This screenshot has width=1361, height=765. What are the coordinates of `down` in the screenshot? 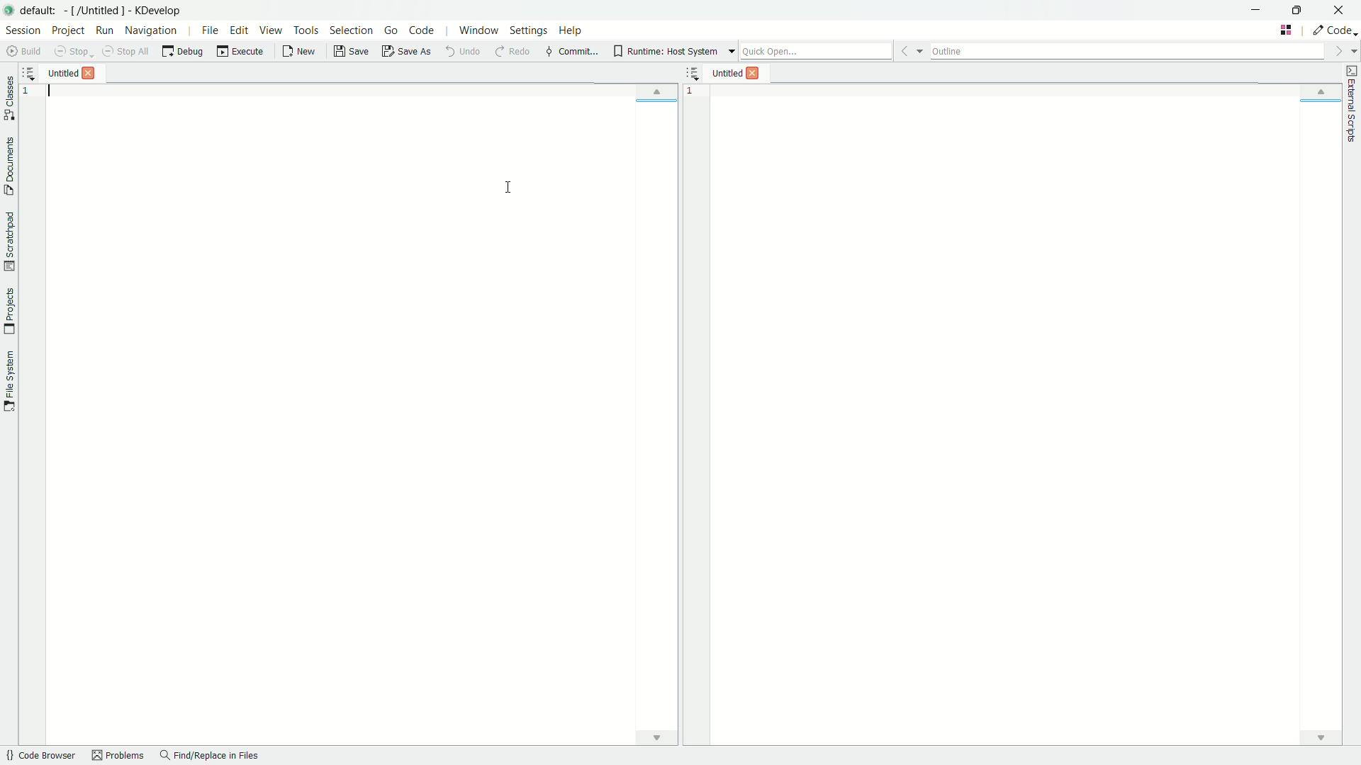 It's located at (1323, 734).